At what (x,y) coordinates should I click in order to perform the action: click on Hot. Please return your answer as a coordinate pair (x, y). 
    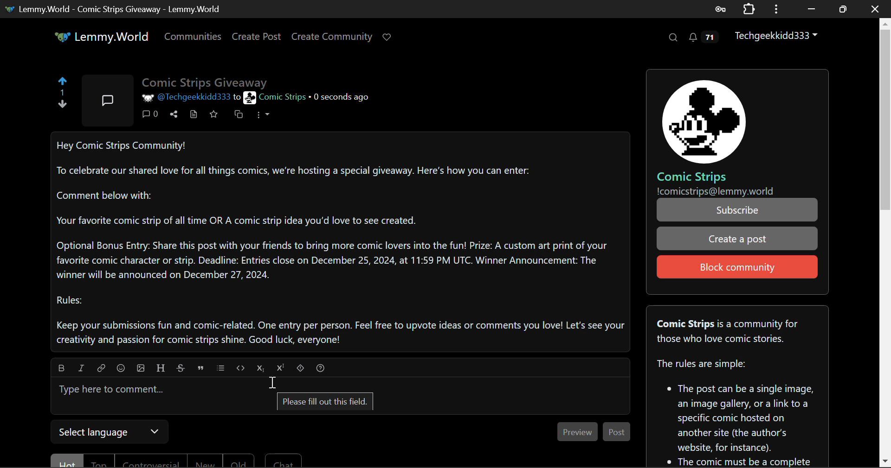
    Looking at the image, I should click on (66, 461).